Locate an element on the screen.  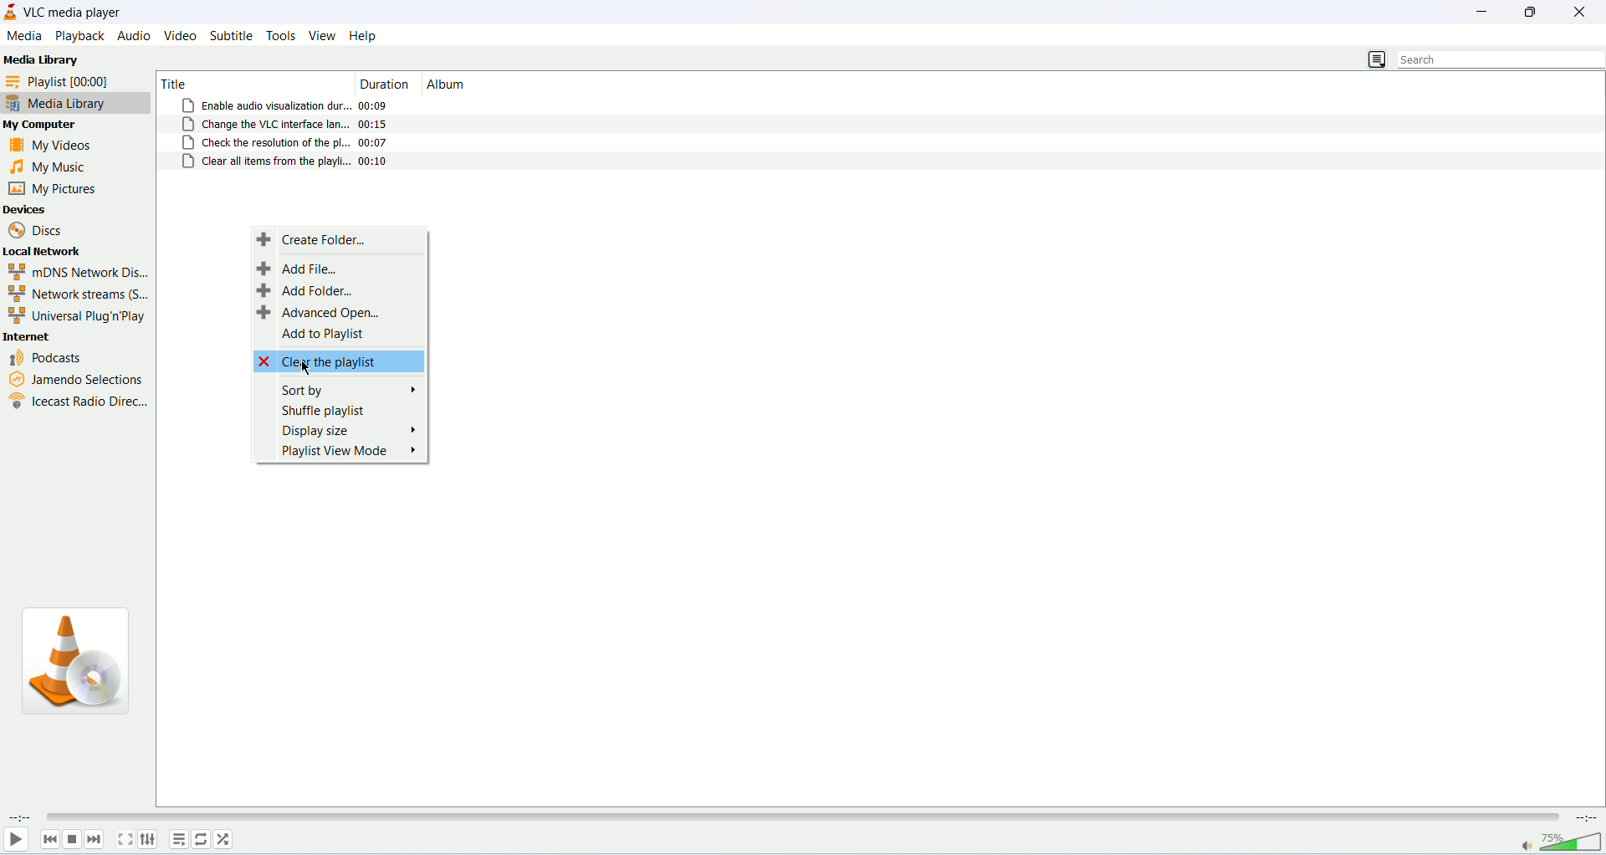
clear the playlist is located at coordinates (339, 361).